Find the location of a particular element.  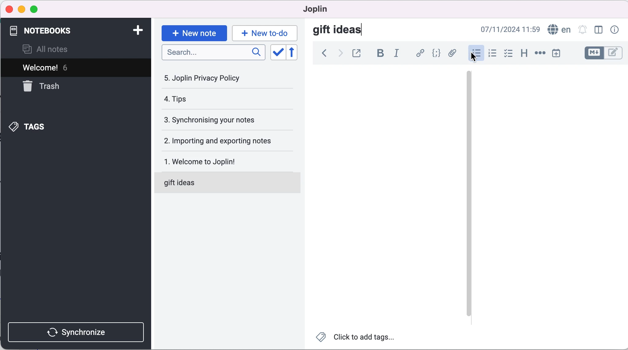

toggle sort order field is located at coordinates (276, 52).